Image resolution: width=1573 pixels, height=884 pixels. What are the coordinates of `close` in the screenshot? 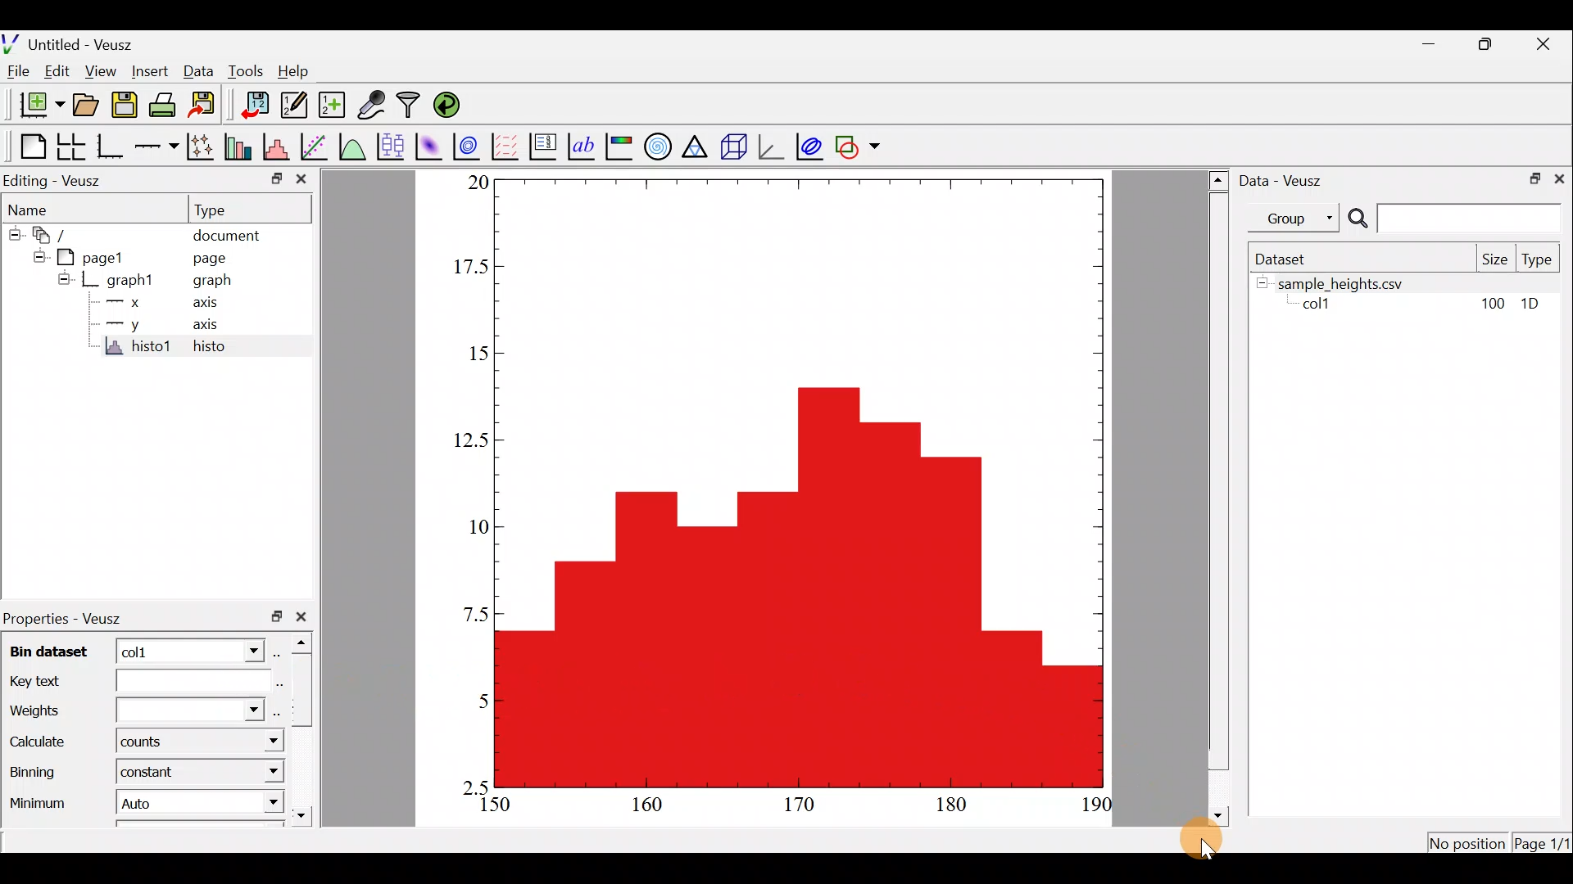 It's located at (303, 179).